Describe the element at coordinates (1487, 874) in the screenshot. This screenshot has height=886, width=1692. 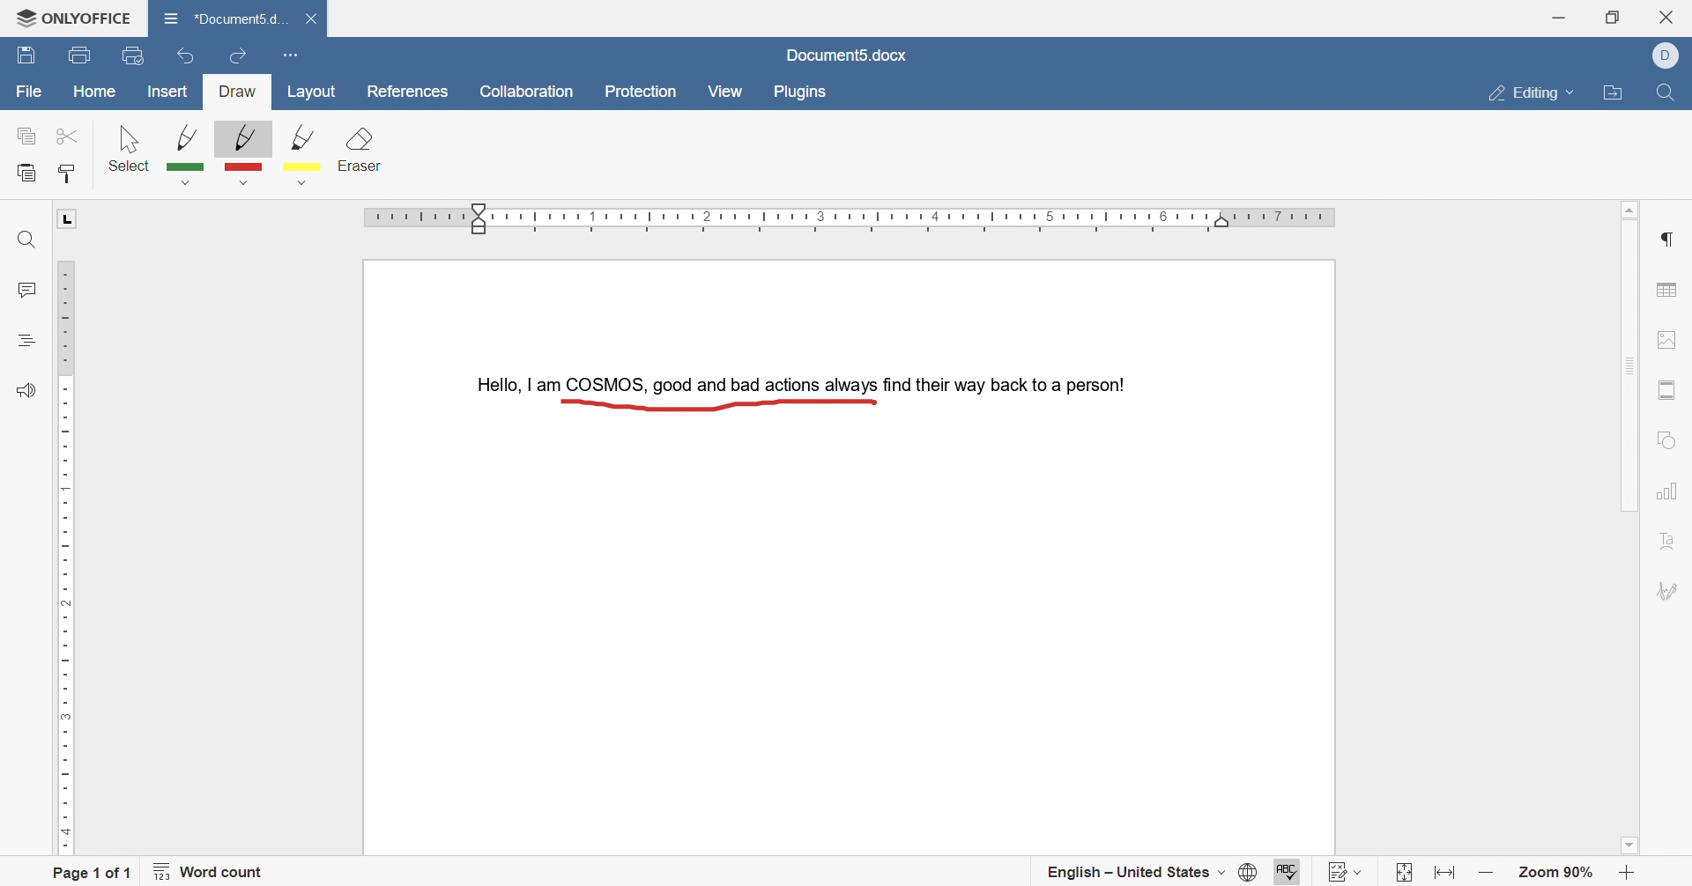
I see `zoom out` at that location.